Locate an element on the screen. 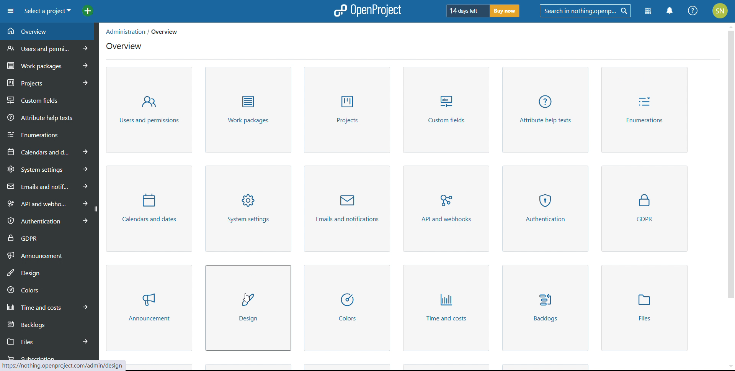  logo is located at coordinates (366, 11).